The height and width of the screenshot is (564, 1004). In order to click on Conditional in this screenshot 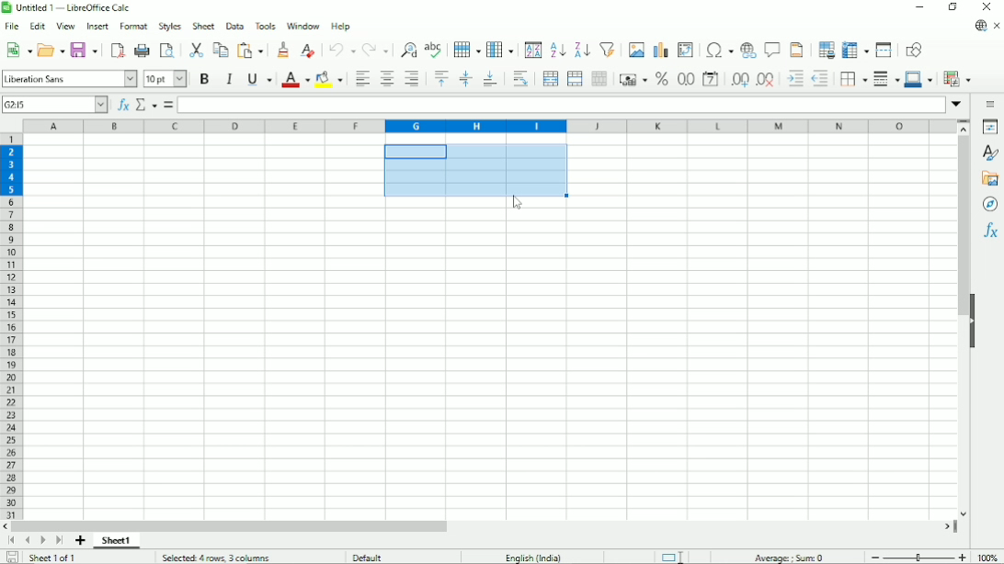, I will do `click(958, 78)`.